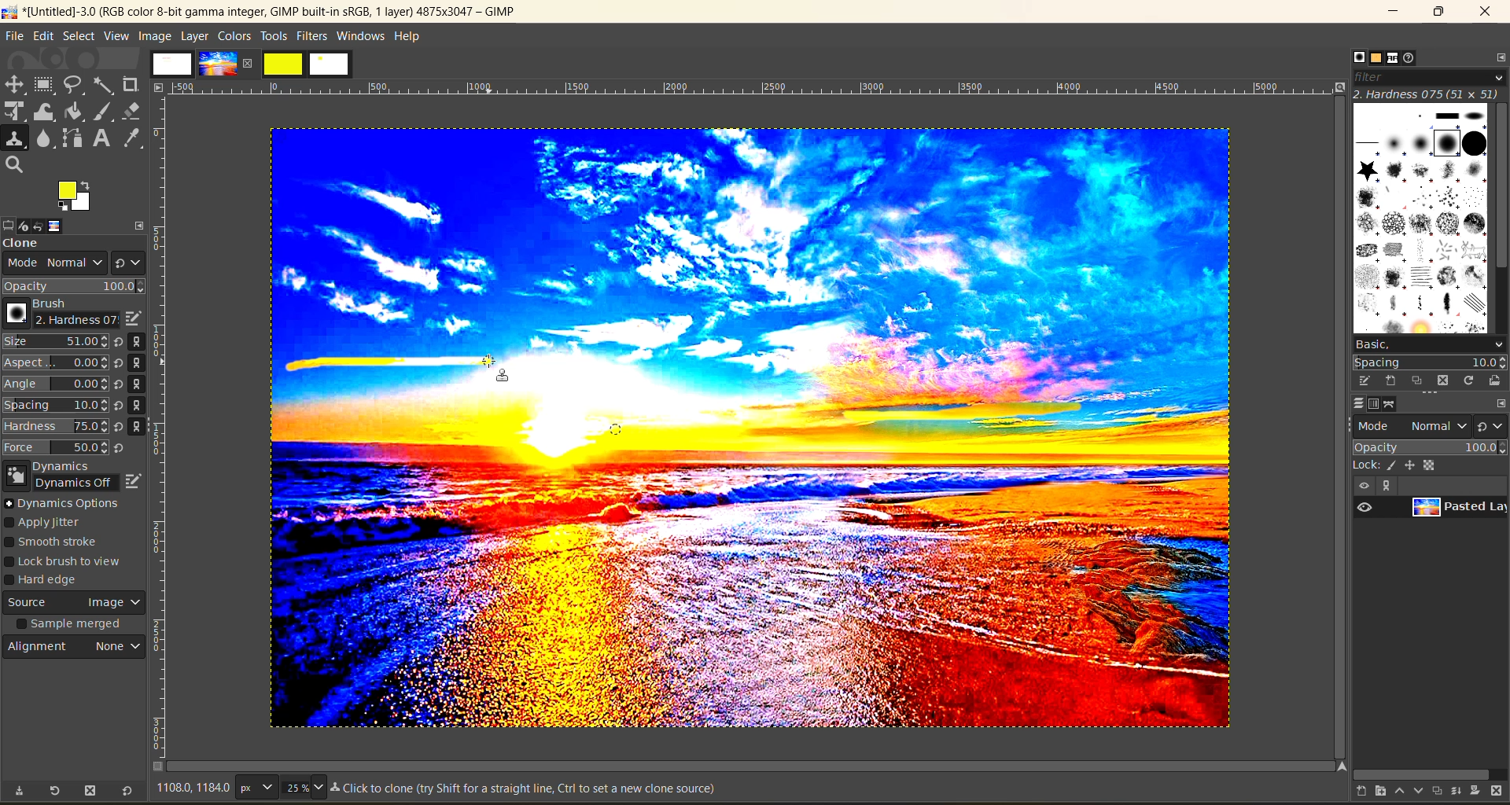 The height and width of the screenshot is (805, 1510). Describe the element at coordinates (1395, 59) in the screenshot. I see `fonts` at that location.